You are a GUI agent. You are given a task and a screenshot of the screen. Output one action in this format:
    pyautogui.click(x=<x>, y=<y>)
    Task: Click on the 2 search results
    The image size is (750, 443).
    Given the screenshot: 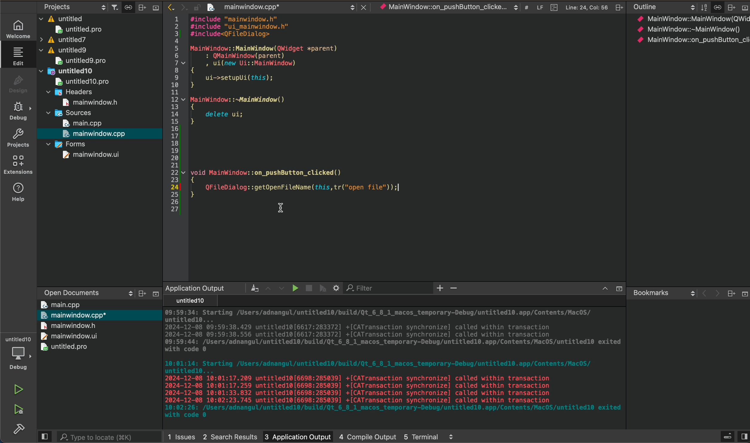 What is the action you would take?
    pyautogui.click(x=230, y=435)
    